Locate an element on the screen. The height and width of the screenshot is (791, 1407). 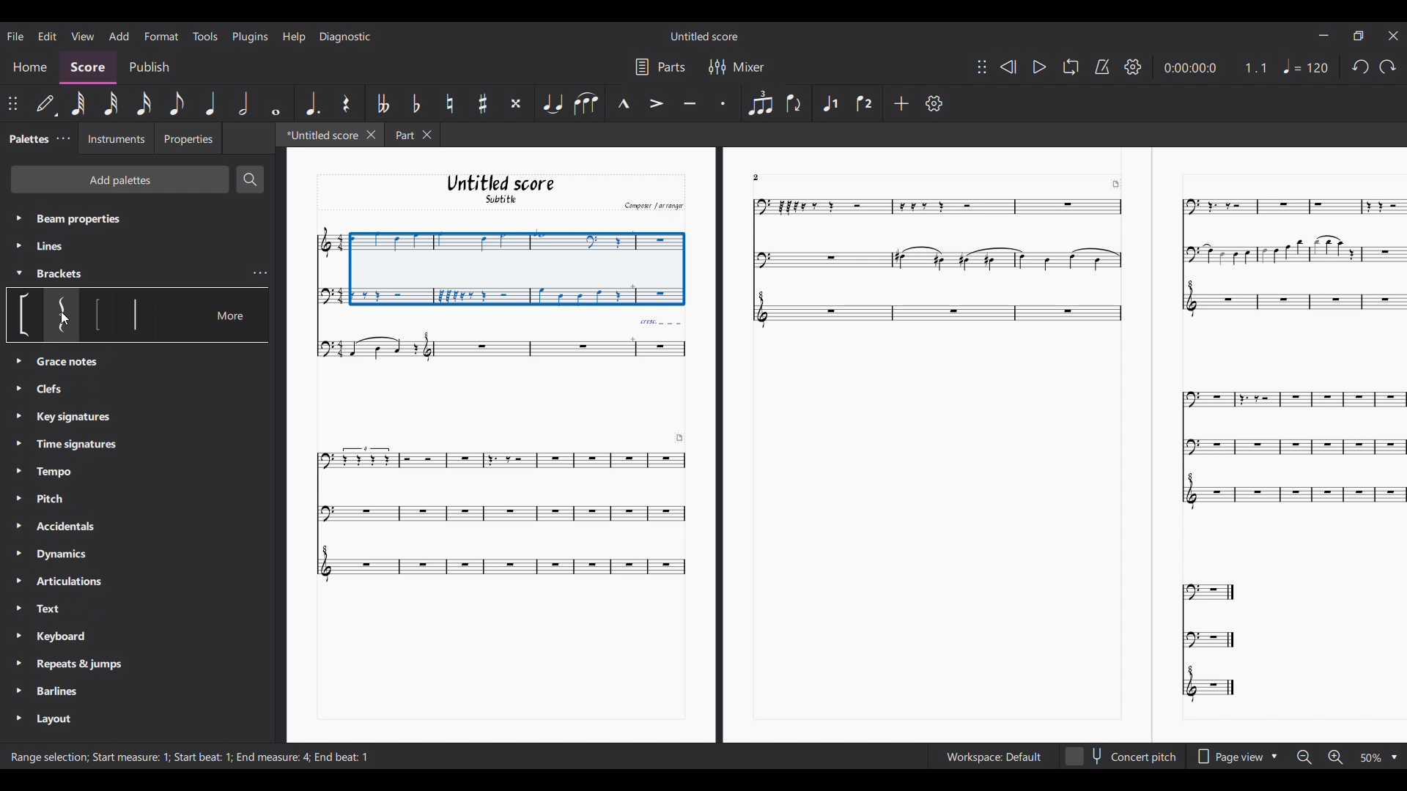
Option under bracket section is located at coordinates (62, 315).